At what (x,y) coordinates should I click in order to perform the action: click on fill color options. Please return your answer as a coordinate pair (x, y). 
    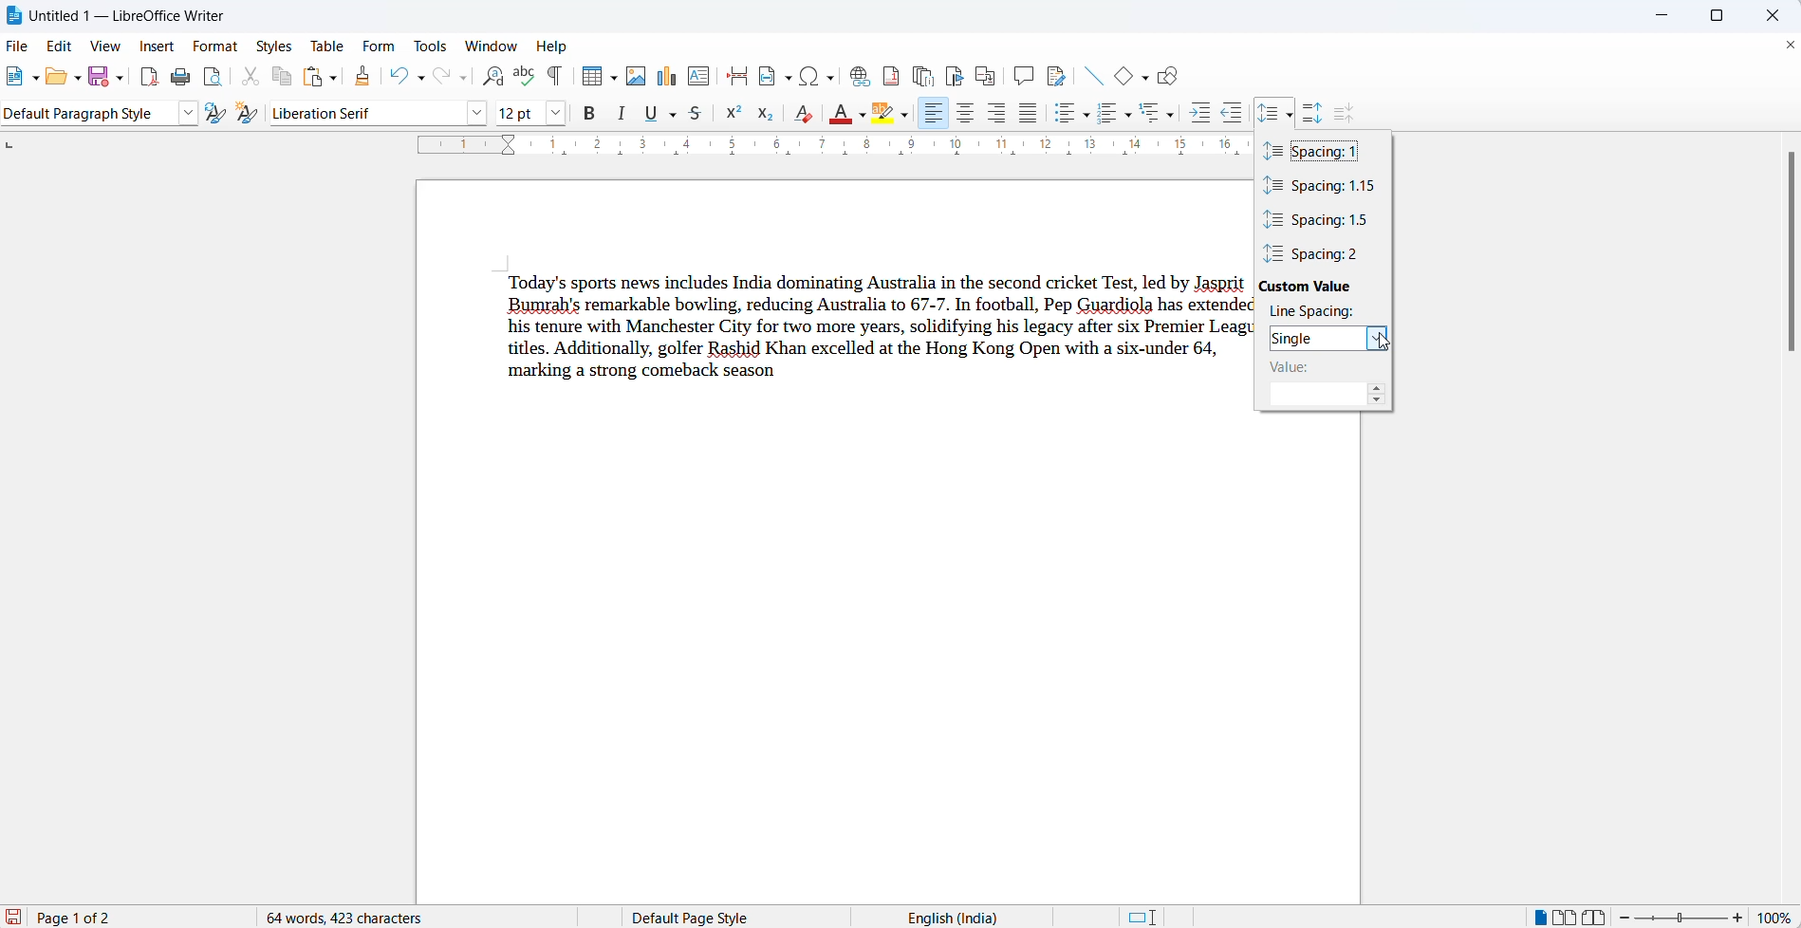
    Looking at the image, I should click on (864, 116).